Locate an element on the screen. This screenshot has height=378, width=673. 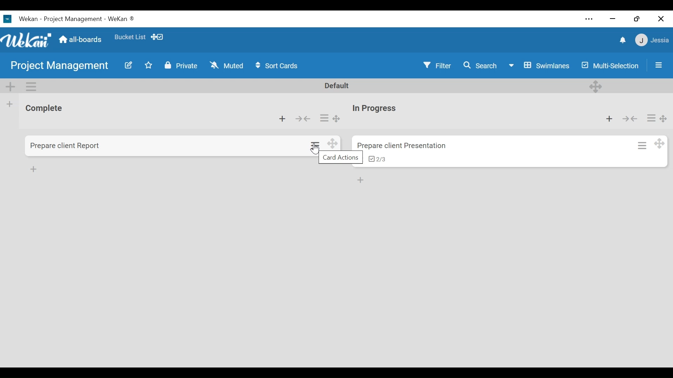
Board Title is located at coordinates (59, 66).